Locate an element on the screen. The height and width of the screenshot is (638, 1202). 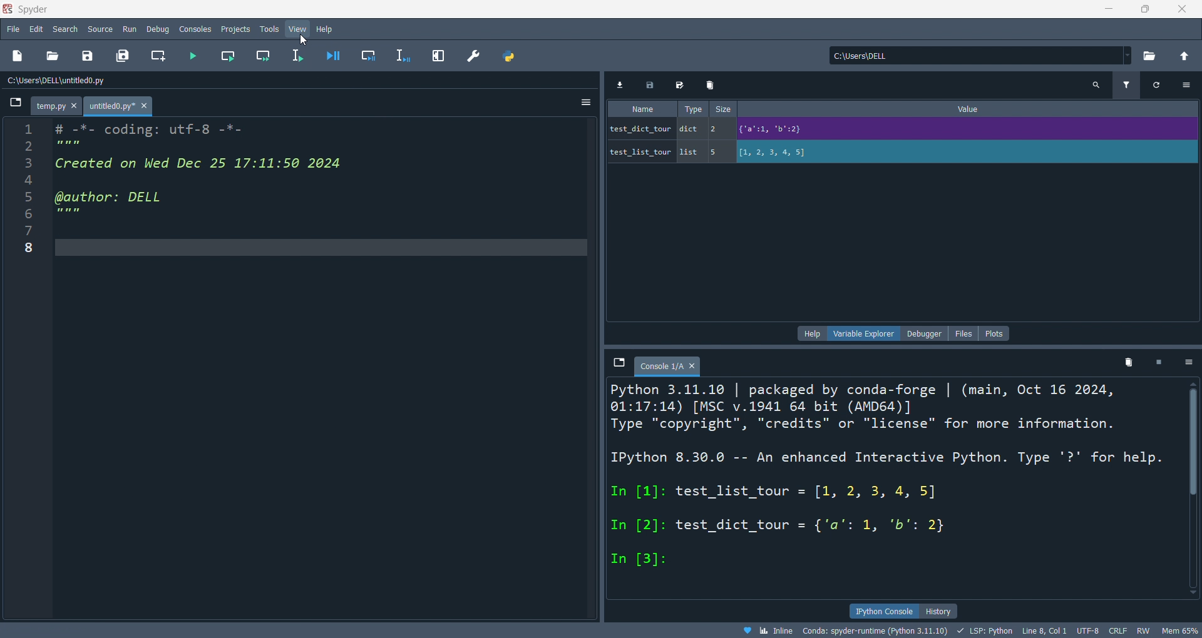
edit is located at coordinates (38, 30).